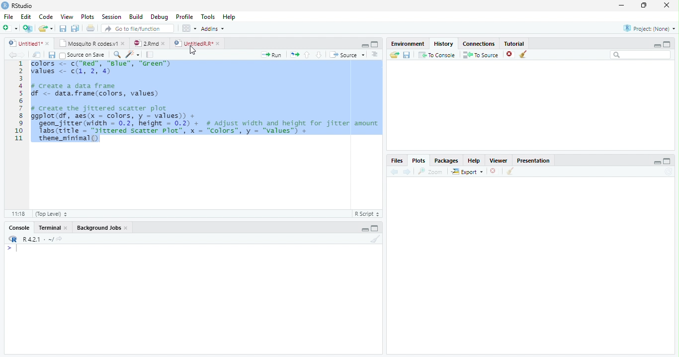 The width and height of the screenshot is (679, 357). Describe the element at coordinates (669, 172) in the screenshot. I see `Refresh current plot` at that location.